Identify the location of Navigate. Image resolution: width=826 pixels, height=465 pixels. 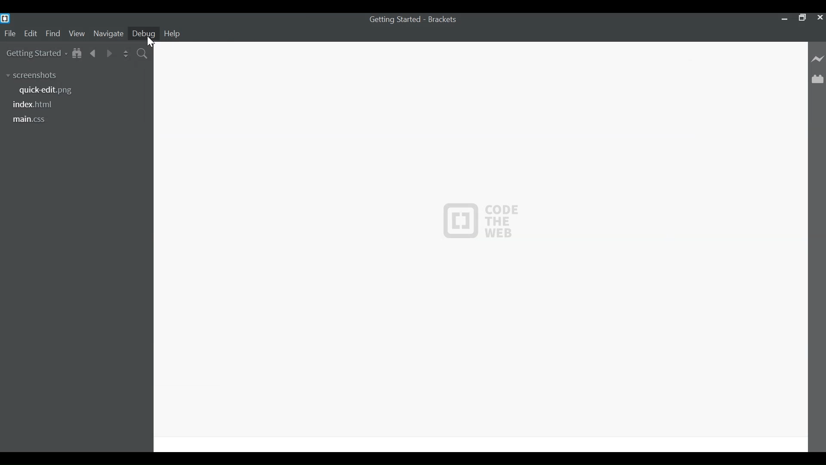
(109, 33).